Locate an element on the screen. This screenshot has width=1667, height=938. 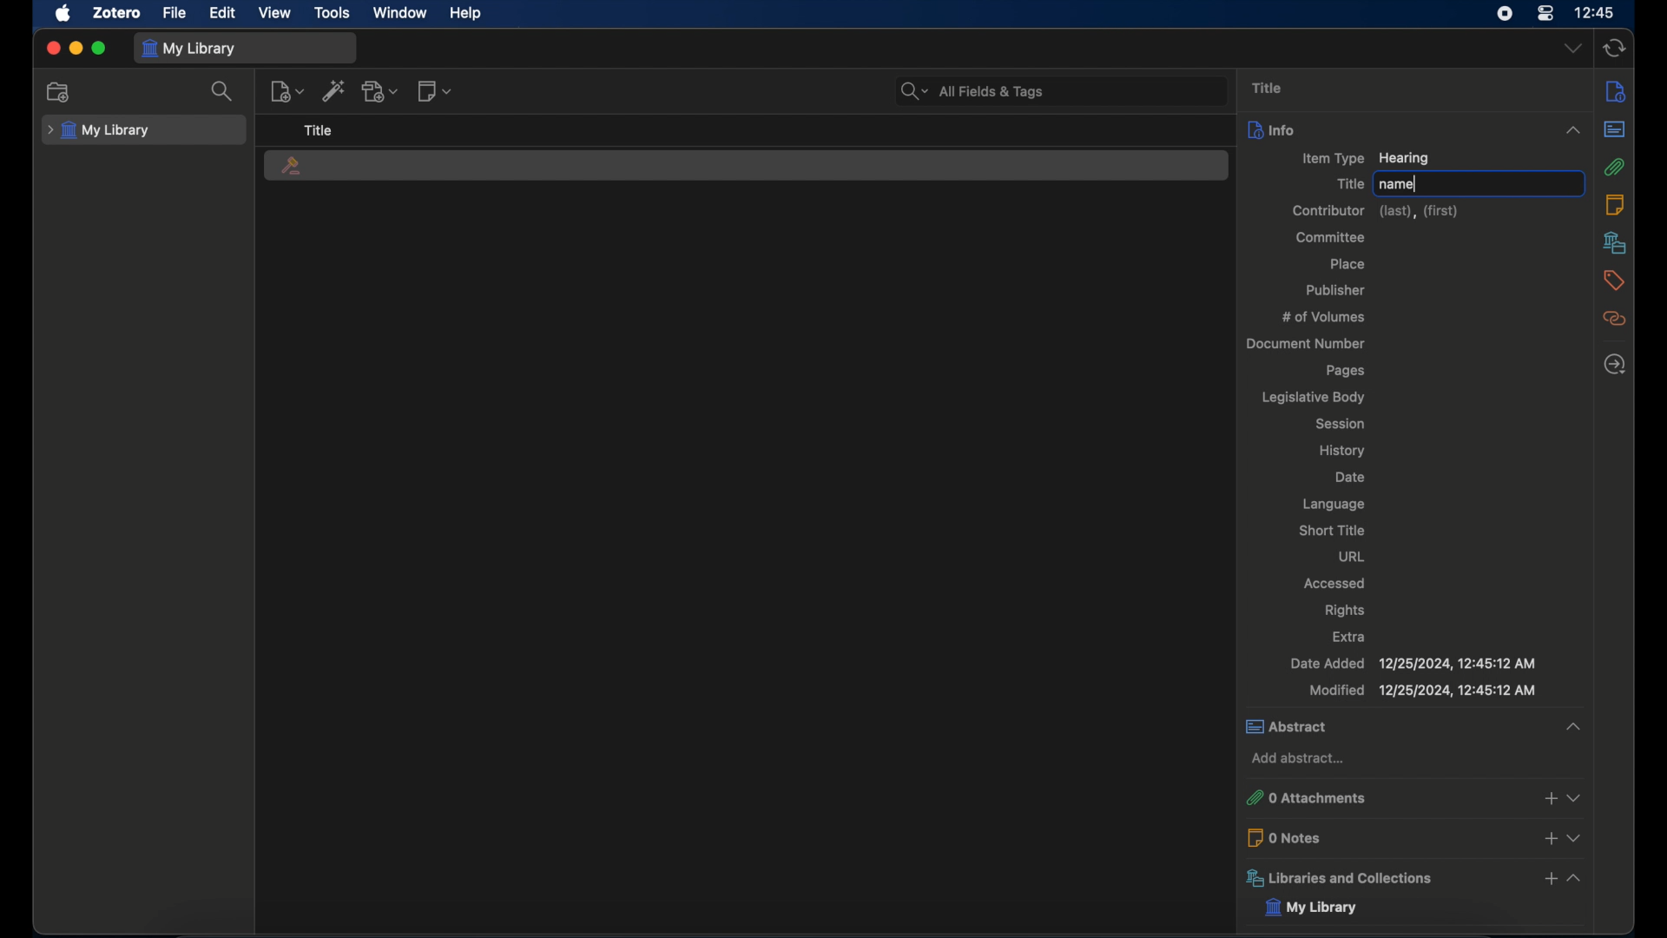
title is located at coordinates (1348, 183).